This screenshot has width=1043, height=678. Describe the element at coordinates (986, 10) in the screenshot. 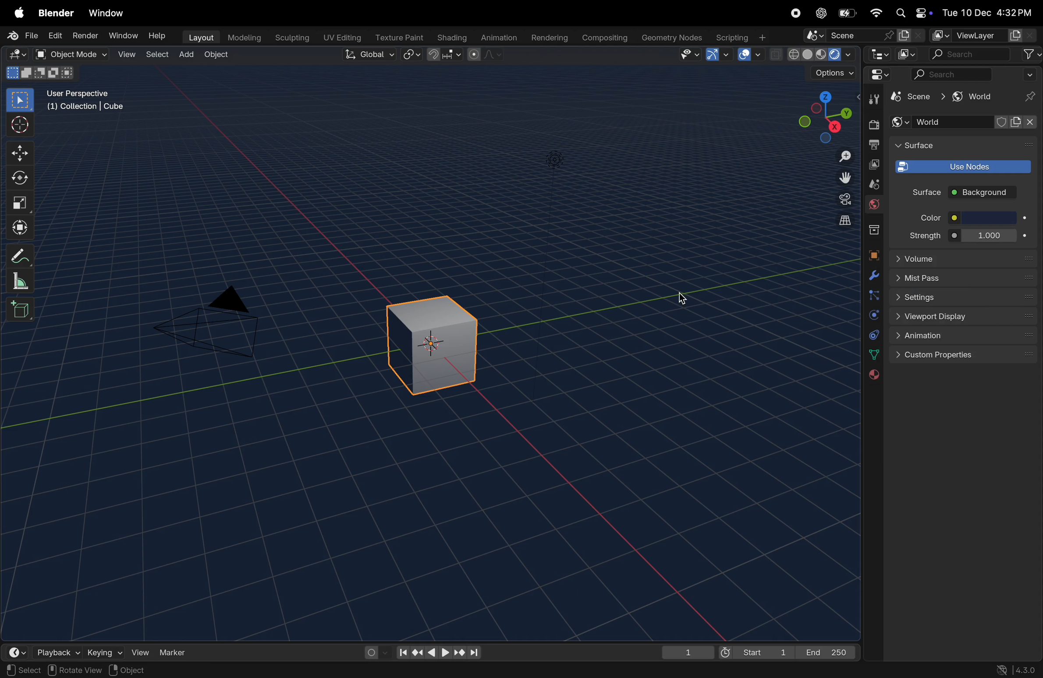

I see `date and time` at that location.